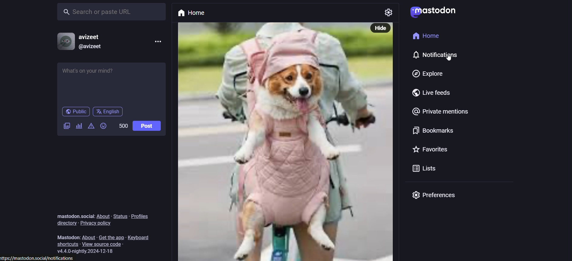 This screenshot has width=572, height=261. Describe the element at coordinates (436, 54) in the screenshot. I see `notifications` at that location.